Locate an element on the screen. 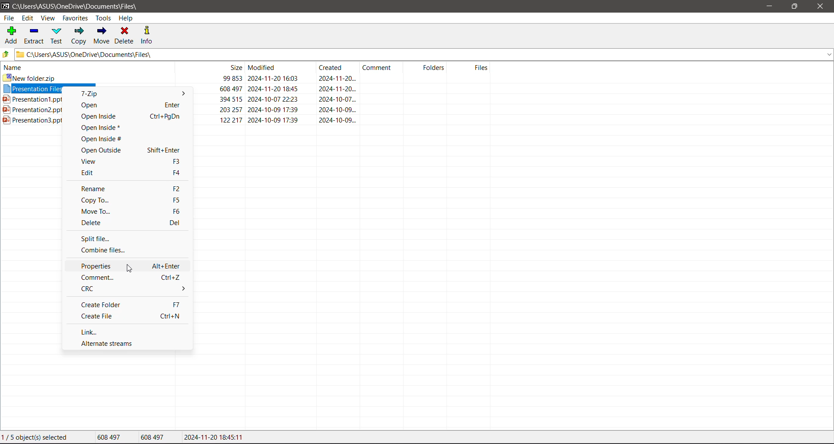 This screenshot has height=444, width=834. Comment is located at coordinates (381, 68).